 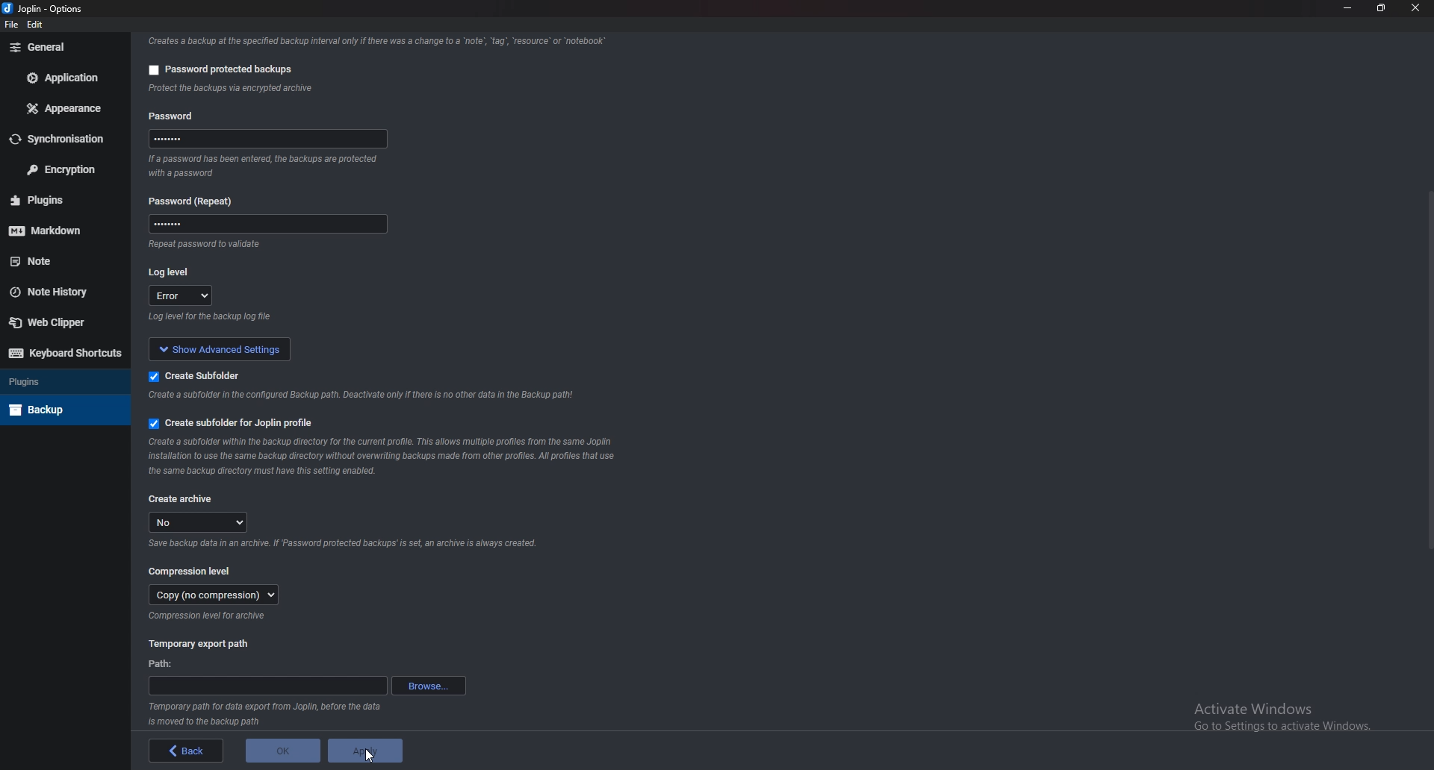 What do you see at coordinates (306, 90) in the screenshot?
I see `info` at bounding box center [306, 90].